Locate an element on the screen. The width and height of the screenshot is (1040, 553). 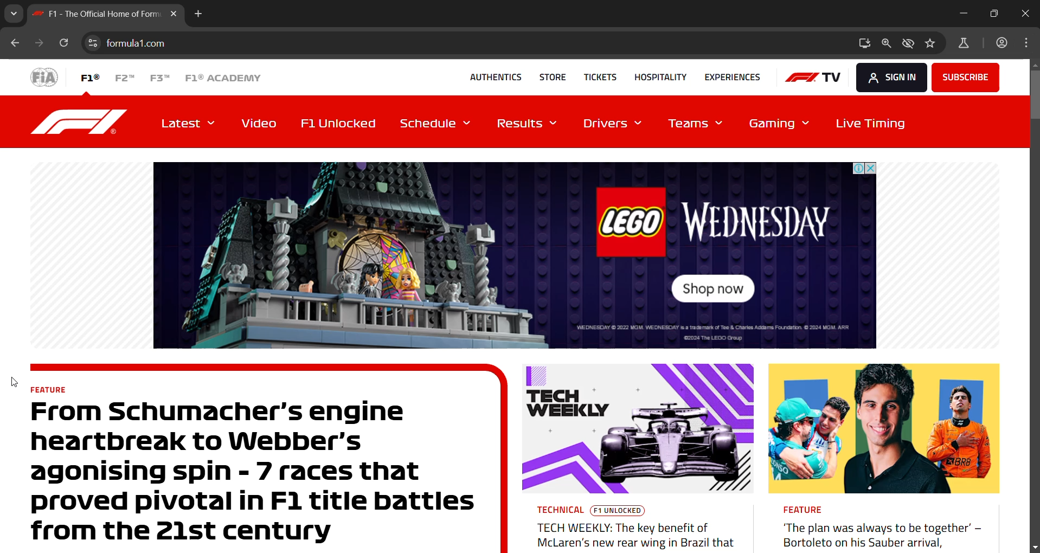
F1 logo is located at coordinates (82, 121).